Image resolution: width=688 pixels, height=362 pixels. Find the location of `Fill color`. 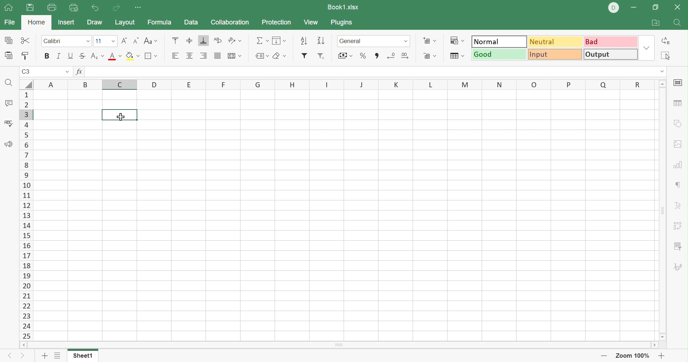

Fill color is located at coordinates (132, 56).